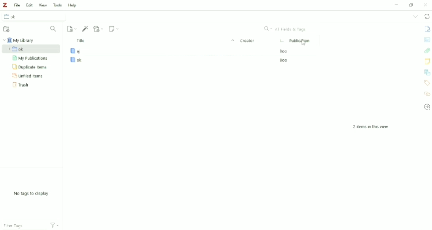 This screenshot has height=230, width=432. What do you see at coordinates (427, 72) in the screenshot?
I see `Libraries and collections` at bounding box center [427, 72].